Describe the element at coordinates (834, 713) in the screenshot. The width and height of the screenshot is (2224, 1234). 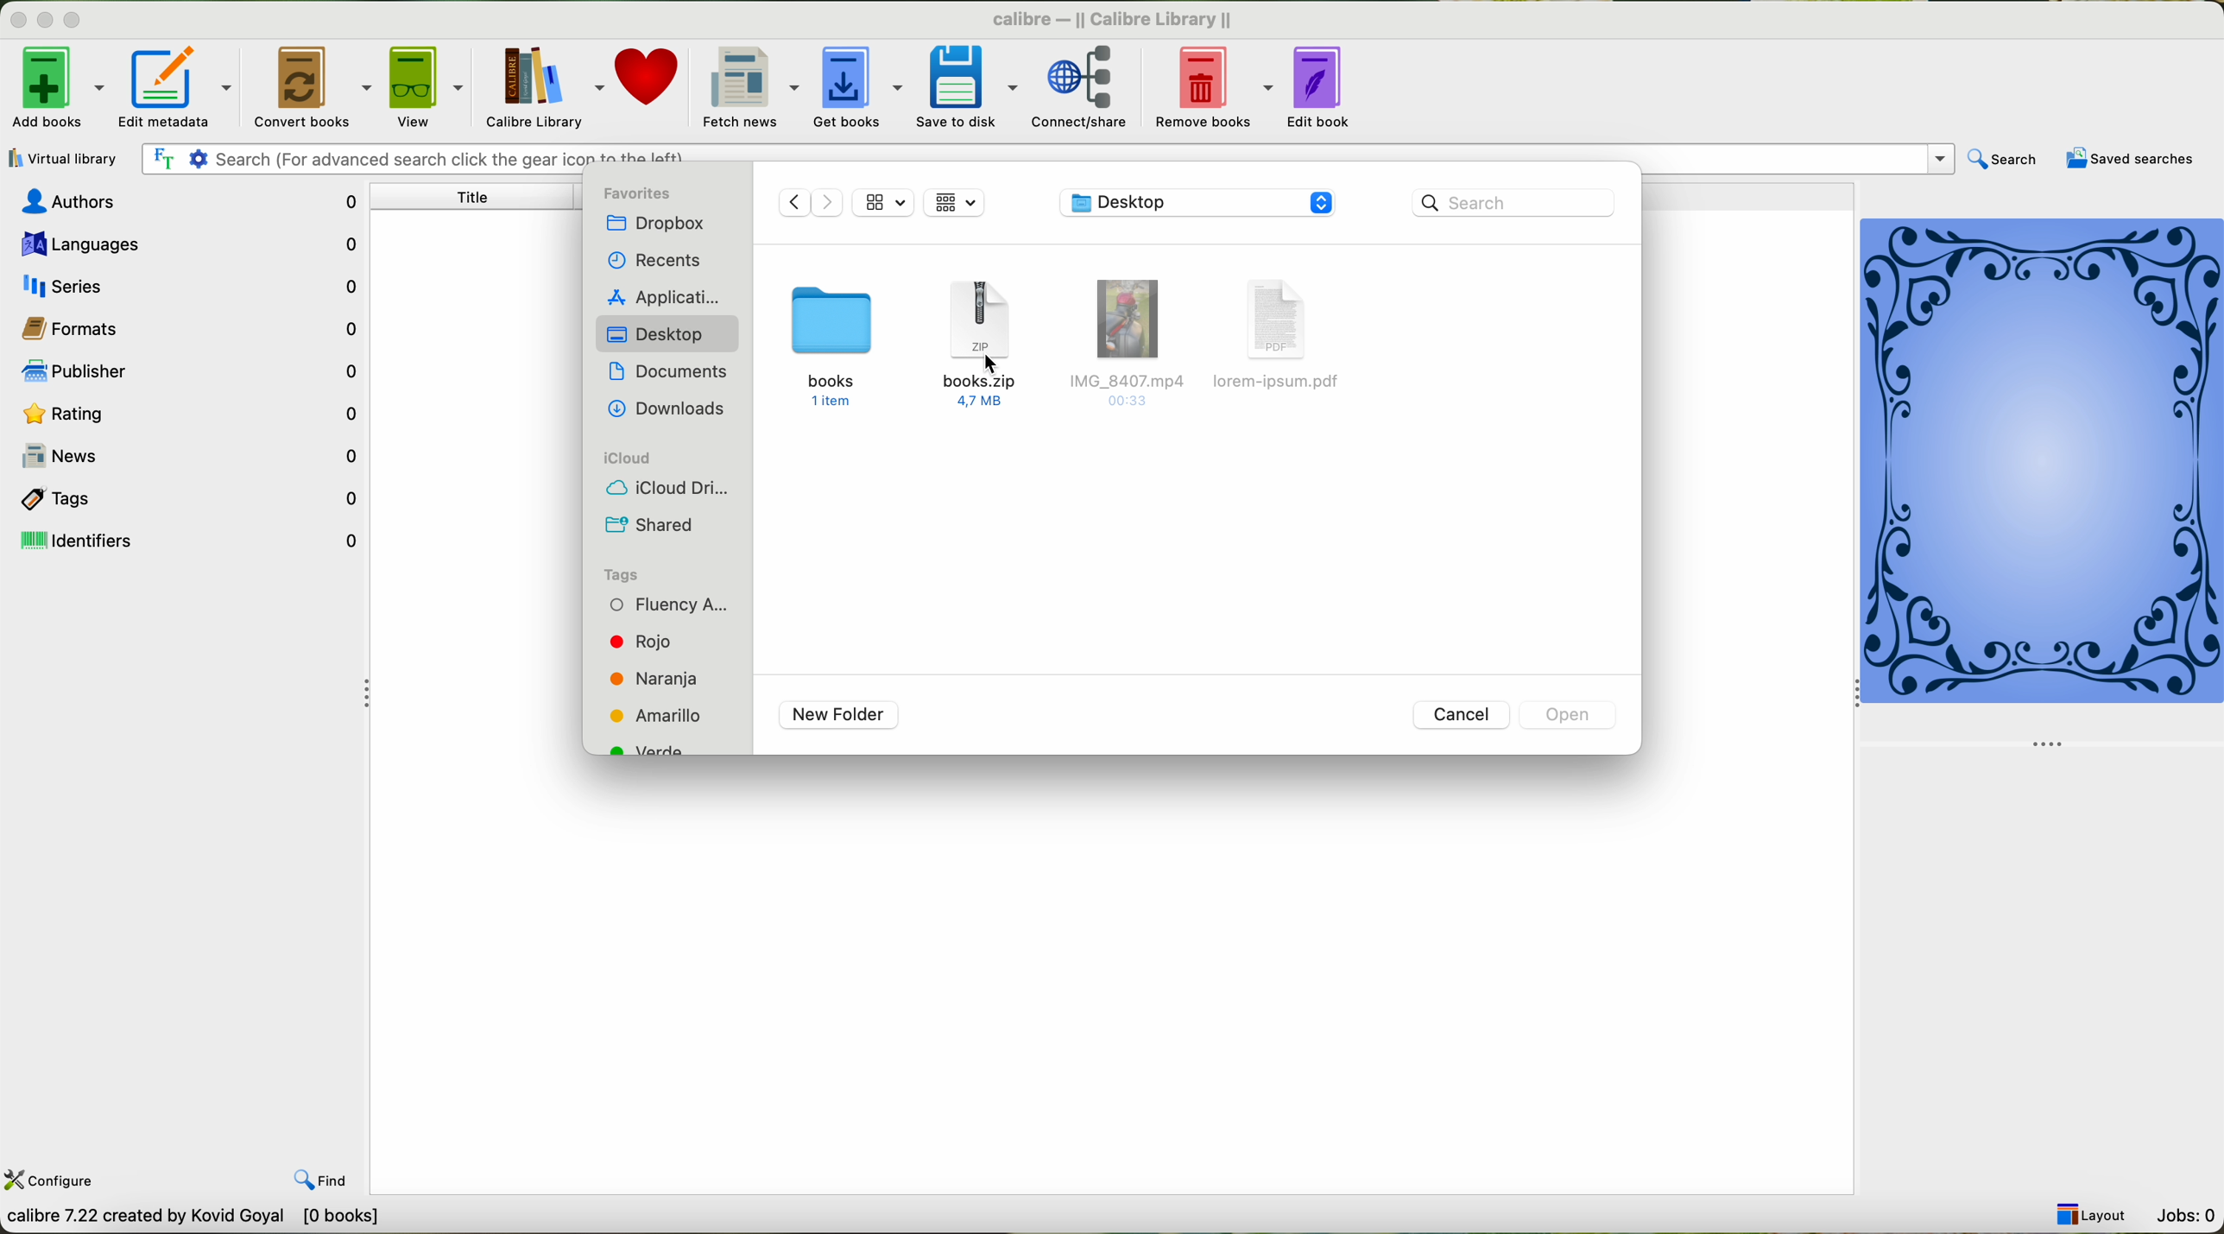
I see `new folder` at that location.